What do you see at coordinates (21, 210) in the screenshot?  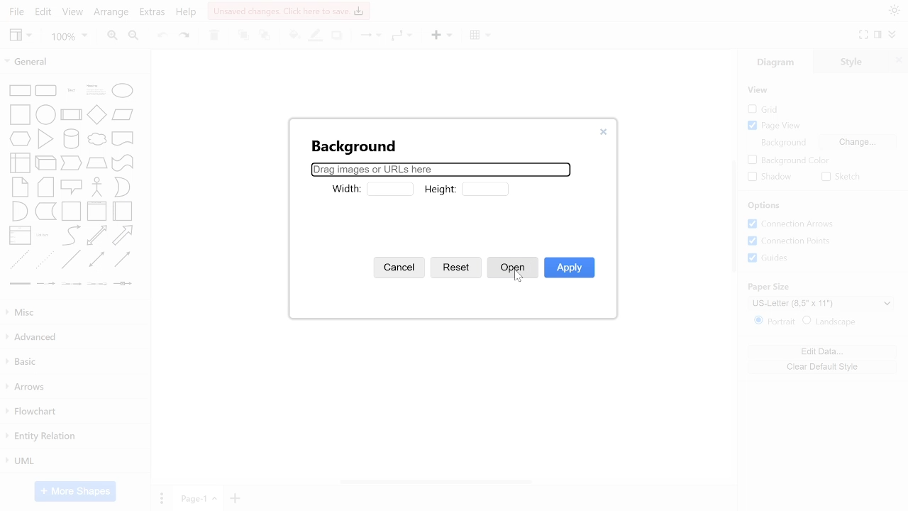 I see `general shapes` at bounding box center [21, 210].